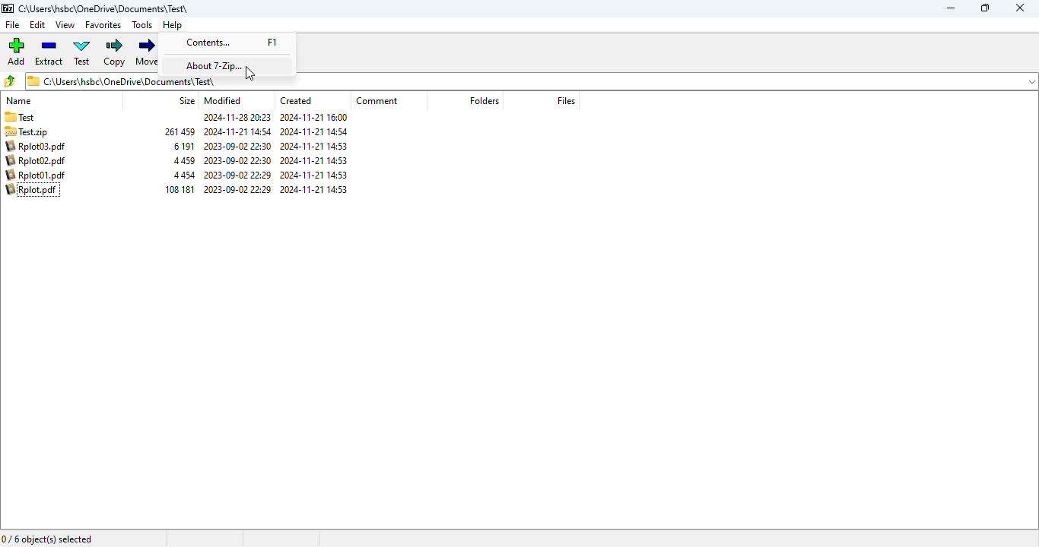 Image resolution: width=1039 pixels, height=547 pixels. I want to click on size, so click(186, 101).